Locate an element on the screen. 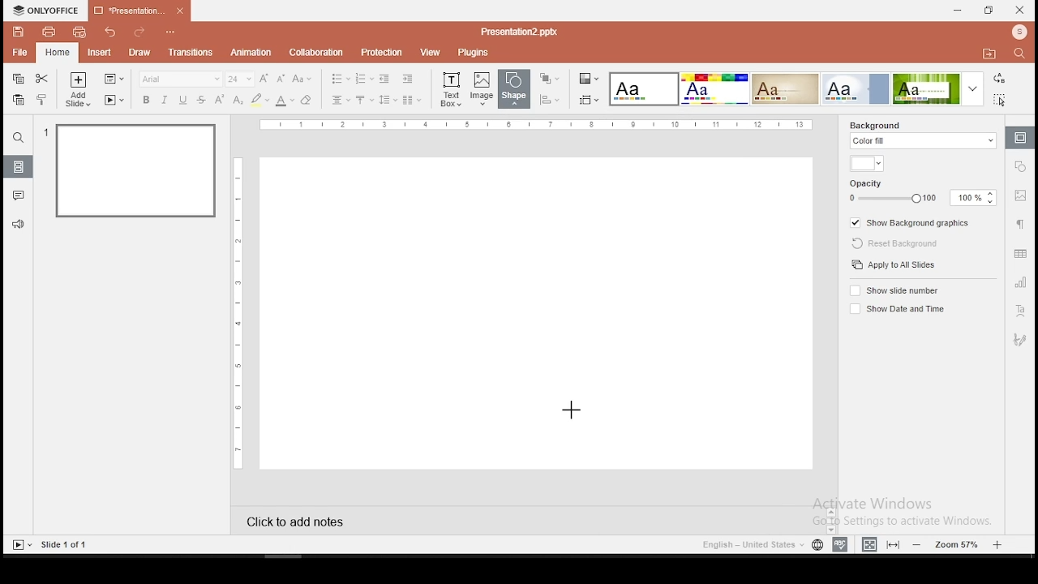 Image resolution: width=1038 pixels, height=584 pixels. theme is located at coordinates (785, 89).